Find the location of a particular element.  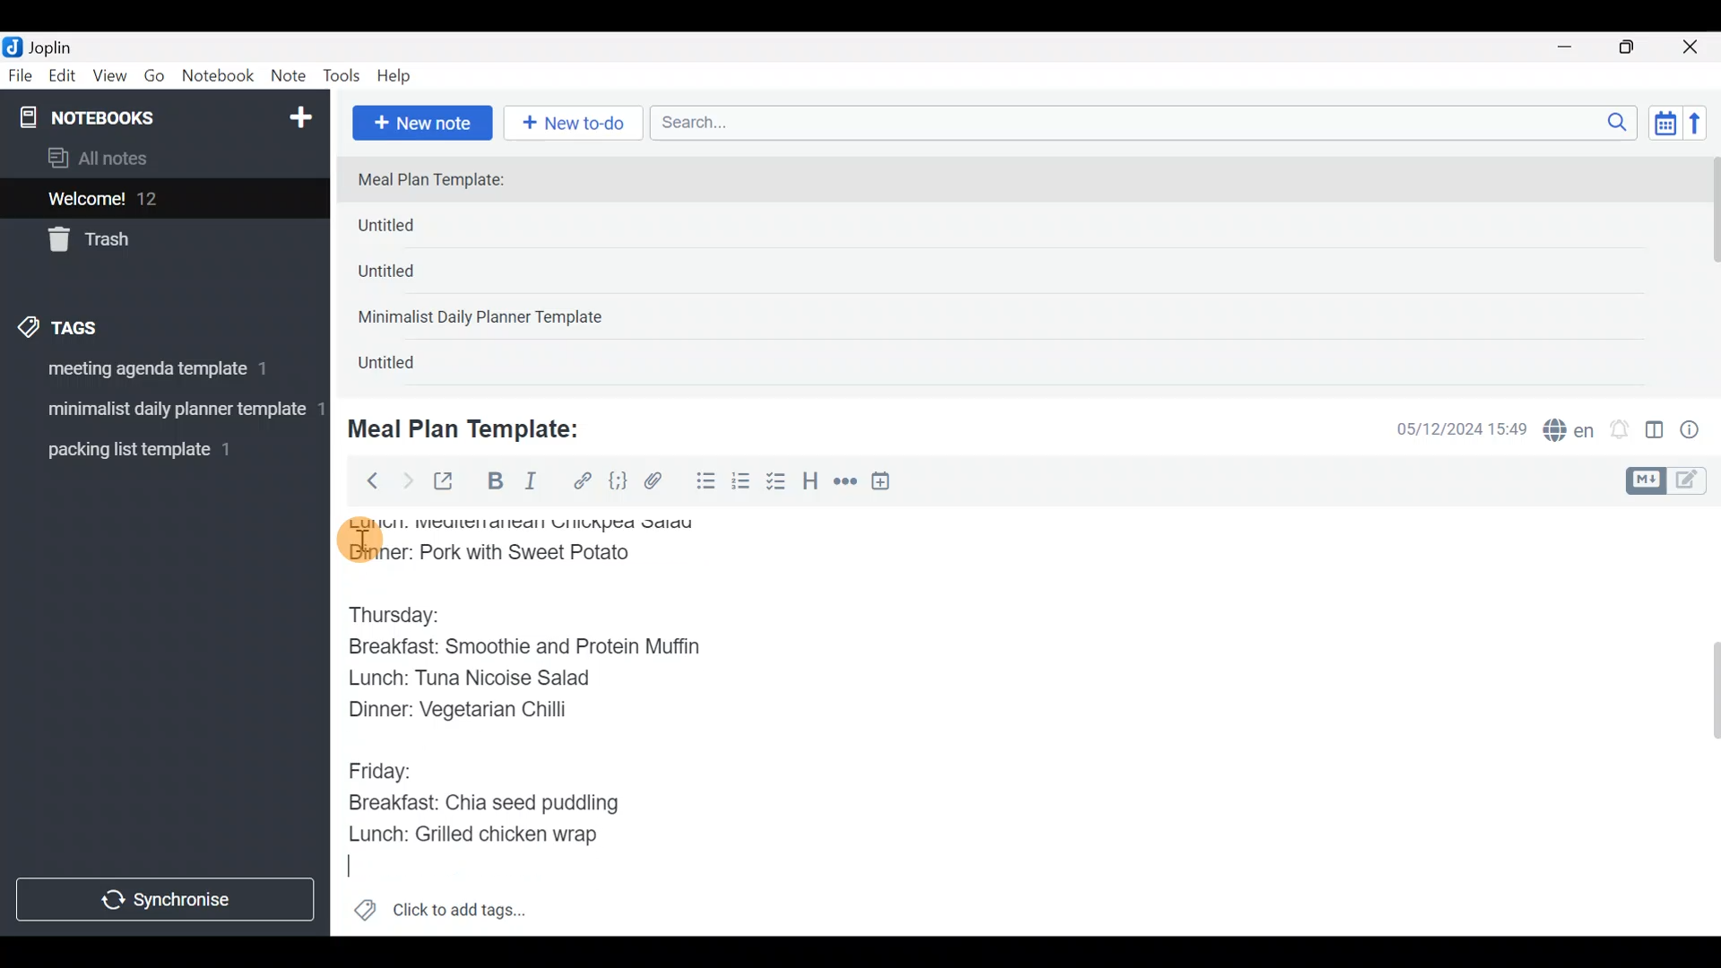

Bulleted list is located at coordinates (702, 482).